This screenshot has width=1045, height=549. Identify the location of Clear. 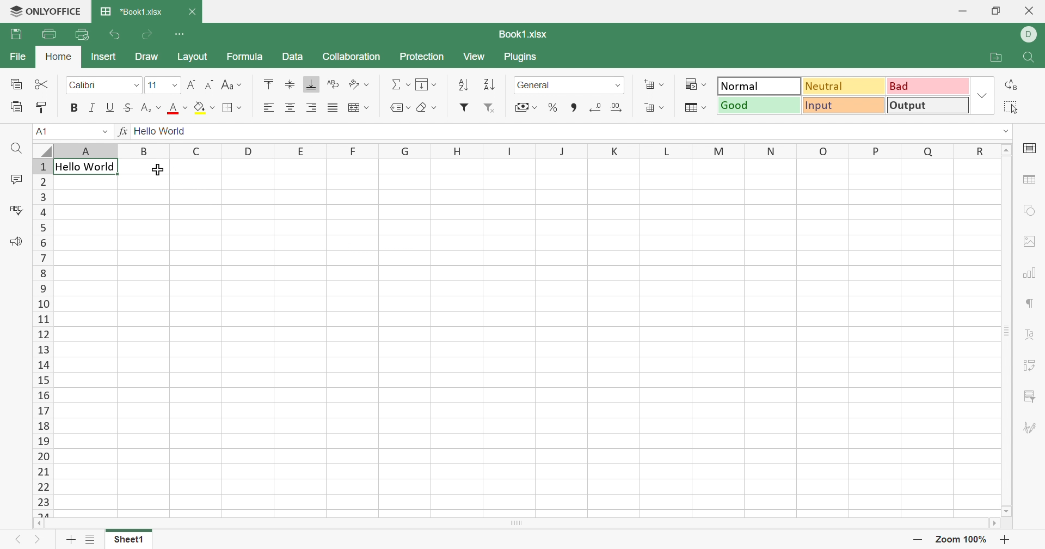
(425, 108).